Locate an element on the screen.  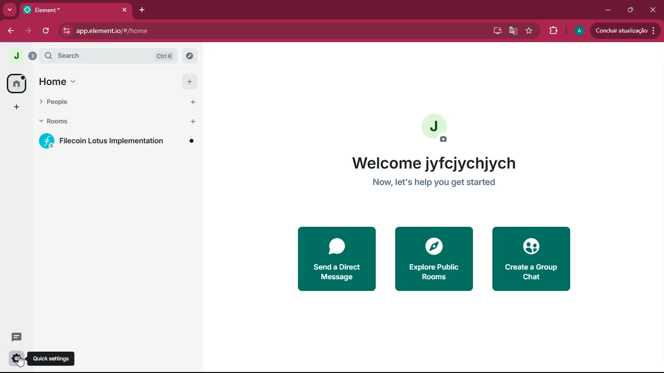
ctrl K is located at coordinates (165, 55).